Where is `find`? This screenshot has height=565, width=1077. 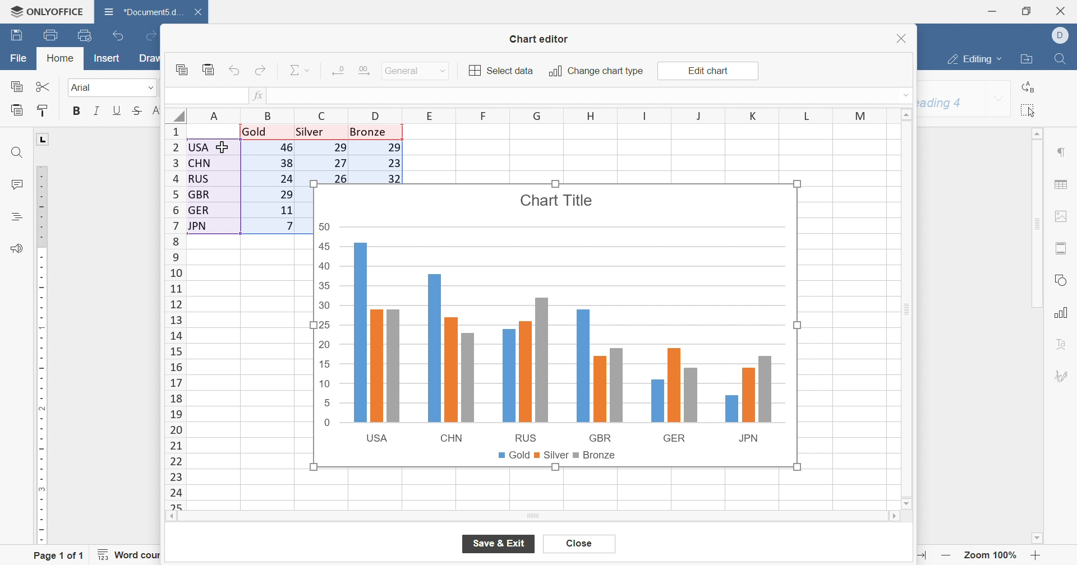
find is located at coordinates (17, 152).